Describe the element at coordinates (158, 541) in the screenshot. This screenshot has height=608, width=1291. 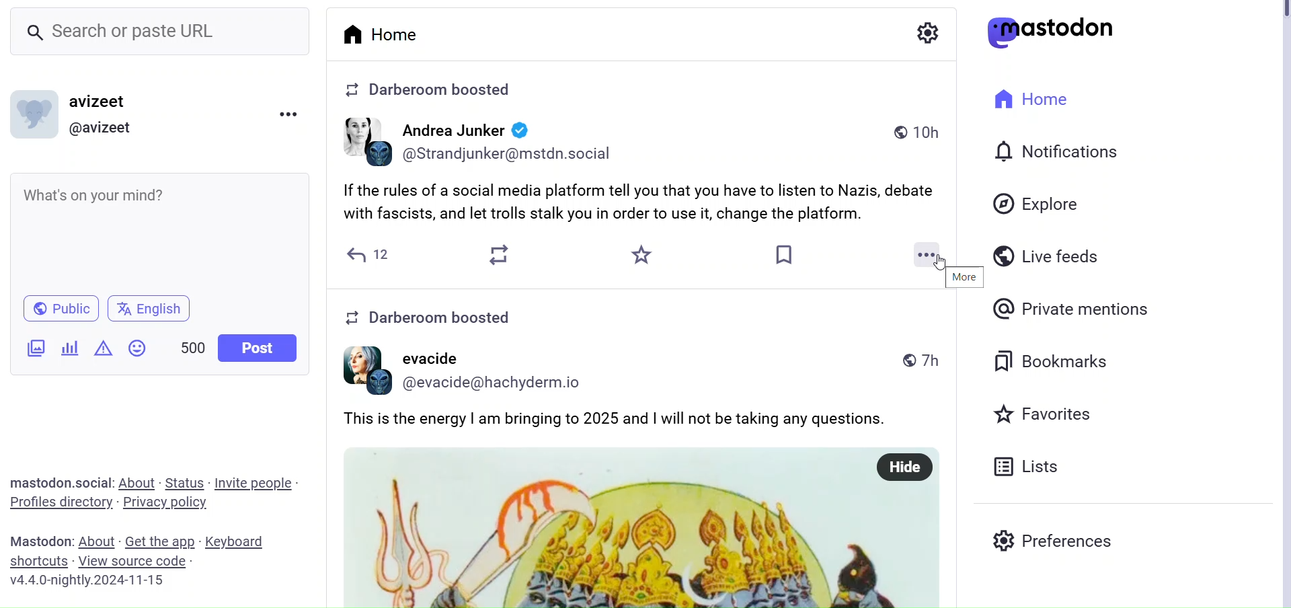
I see `Get the app` at that location.